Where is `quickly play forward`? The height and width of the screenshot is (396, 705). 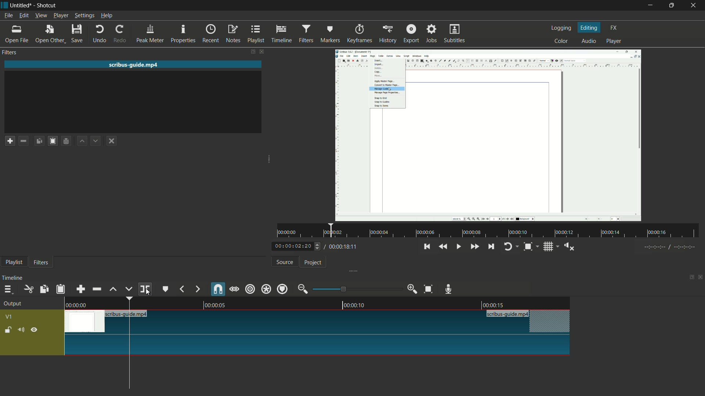
quickly play forward is located at coordinates (475, 246).